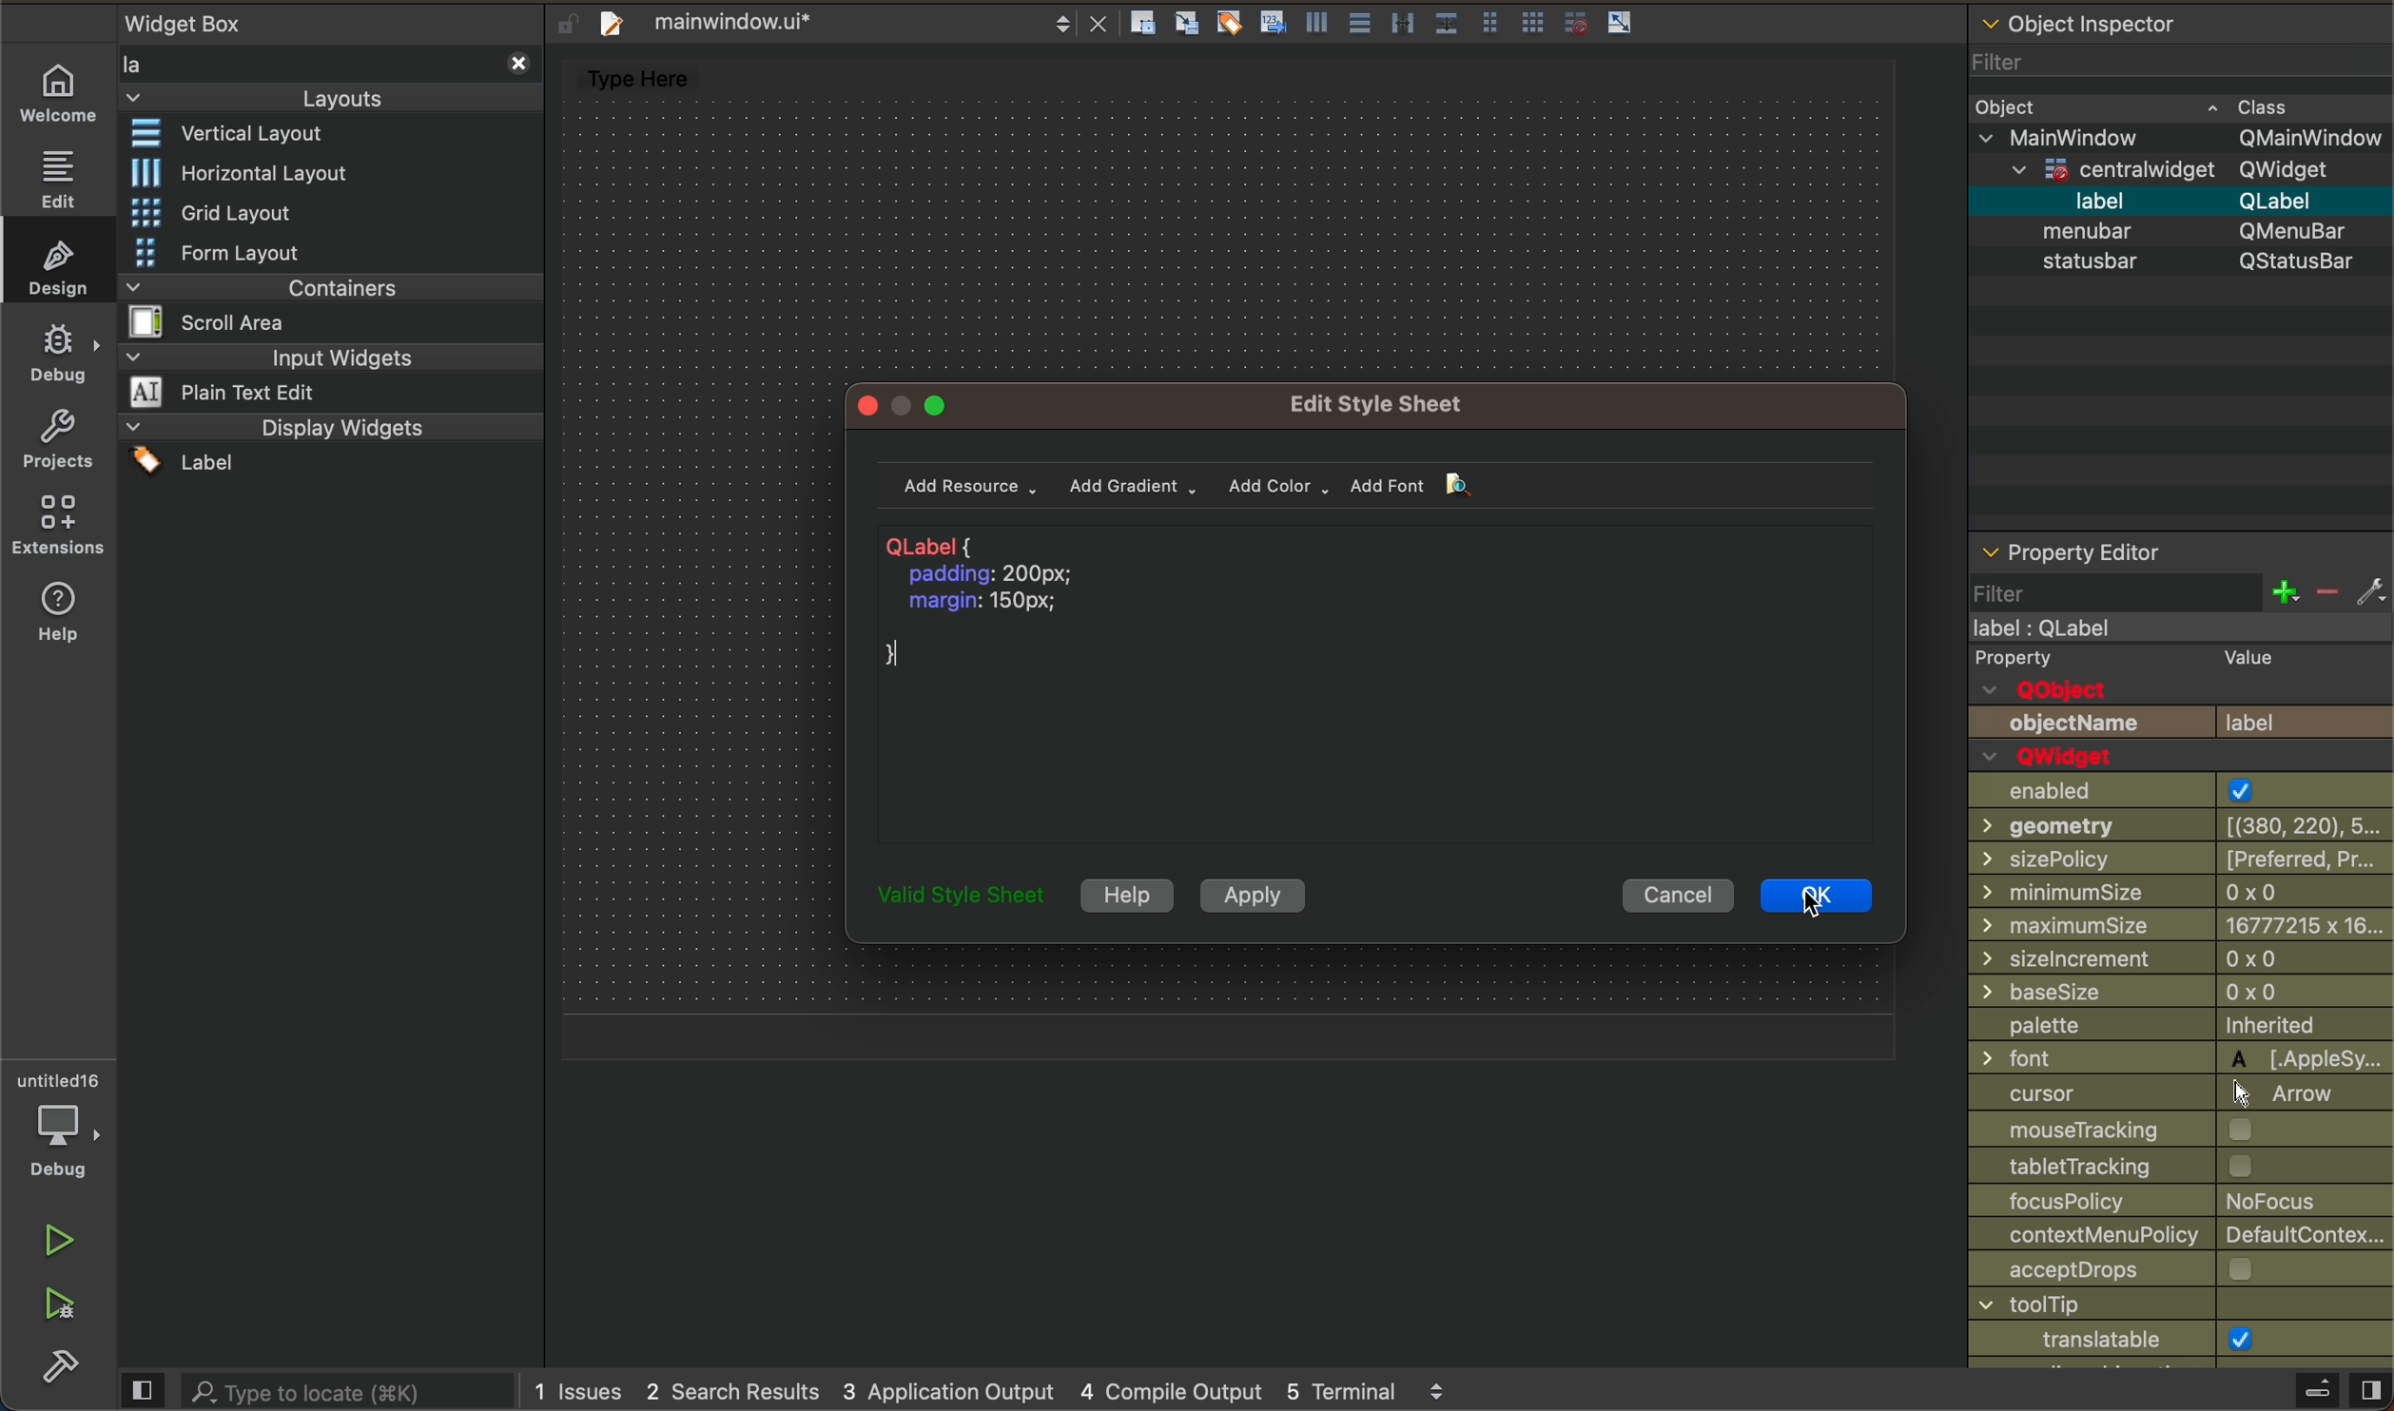  Describe the element at coordinates (317, 1388) in the screenshot. I see `search` at that location.